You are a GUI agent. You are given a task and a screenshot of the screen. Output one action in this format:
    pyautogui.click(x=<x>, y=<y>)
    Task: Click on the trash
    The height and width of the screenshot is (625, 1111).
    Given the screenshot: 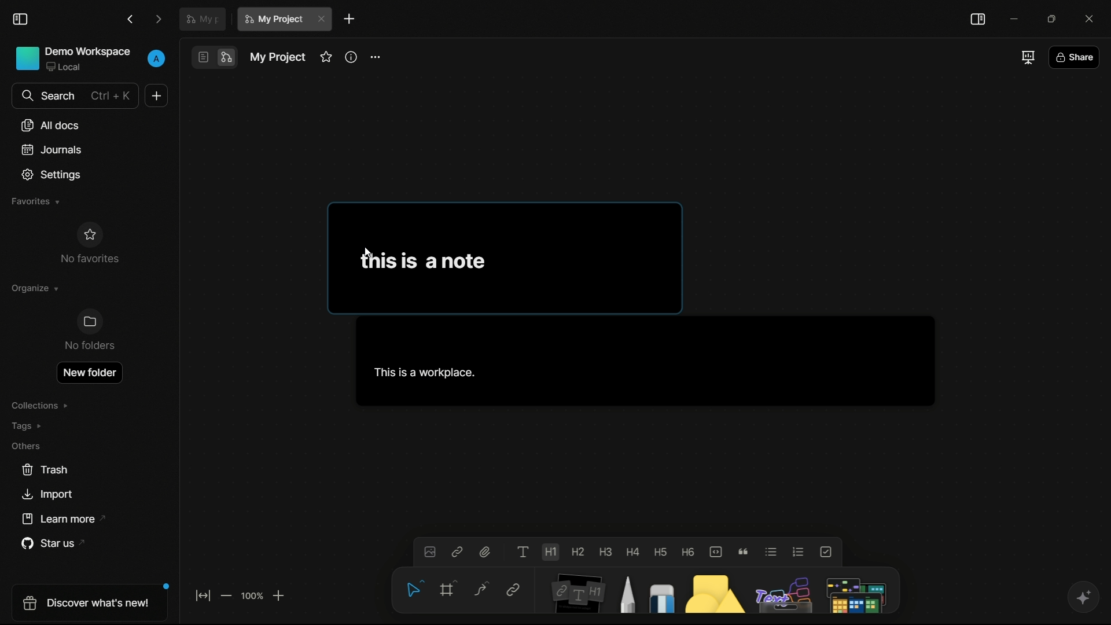 What is the action you would take?
    pyautogui.click(x=43, y=470)
    